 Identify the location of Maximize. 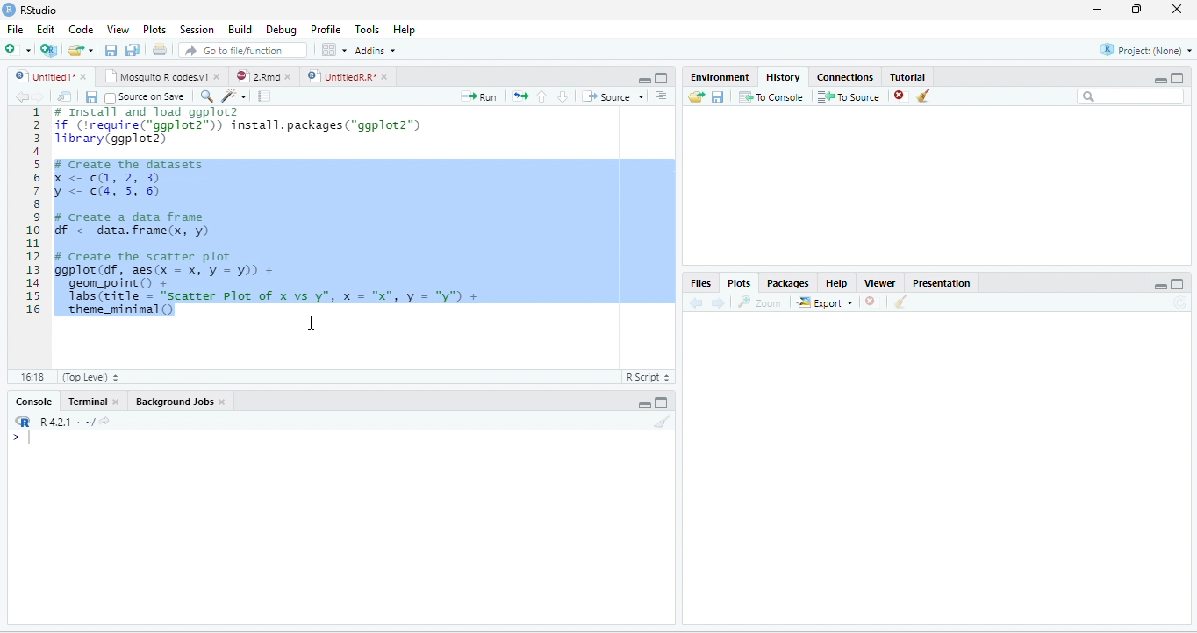
(663, 78).